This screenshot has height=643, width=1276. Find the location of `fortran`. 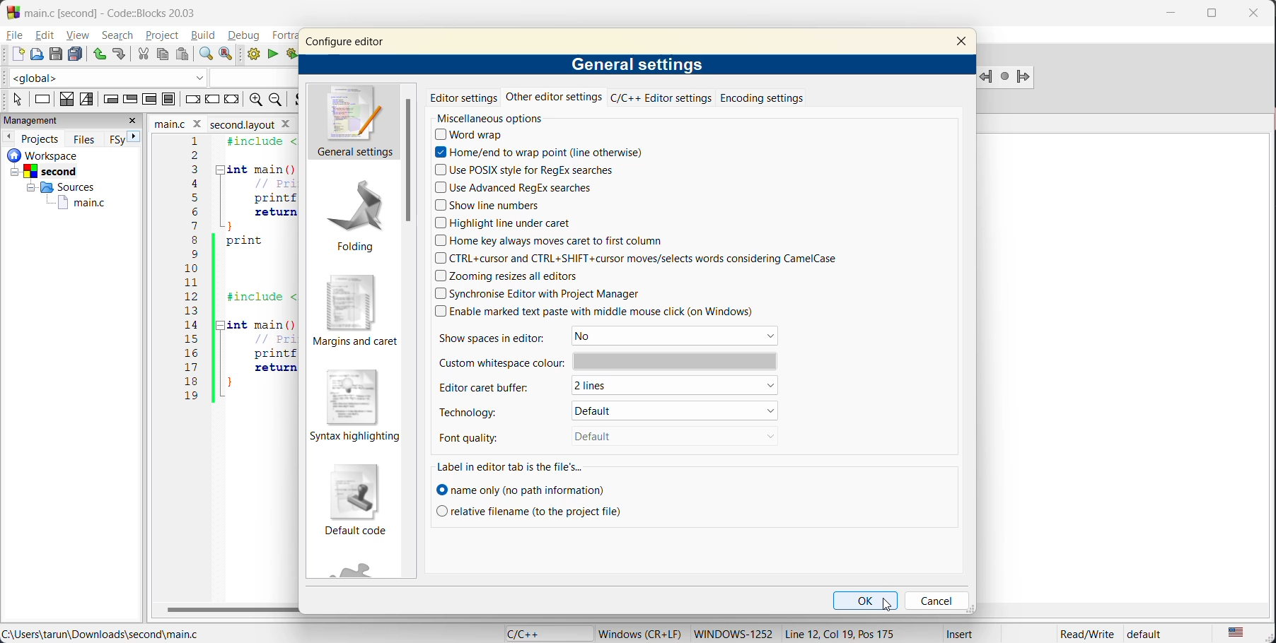

fortran is located at coordinates (280, 35).